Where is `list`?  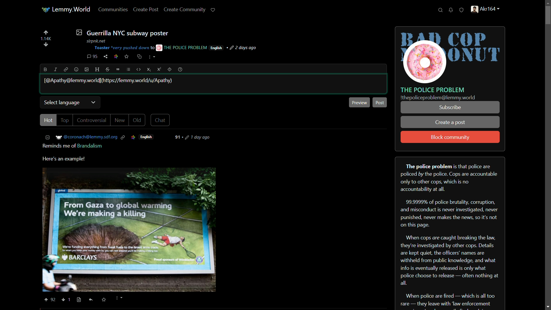 list is located at coordinates (128, 69).